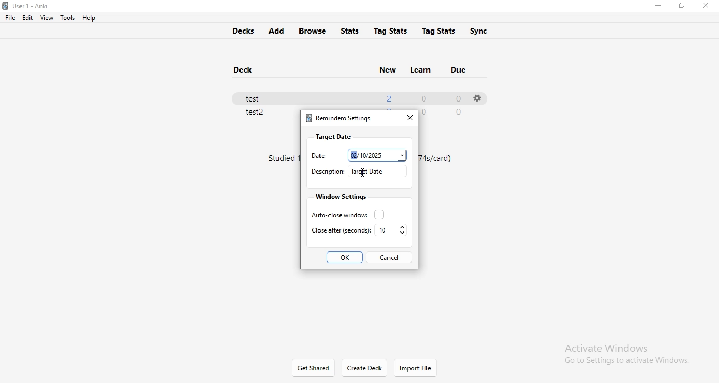  I want to click on file, so click(10, 18).